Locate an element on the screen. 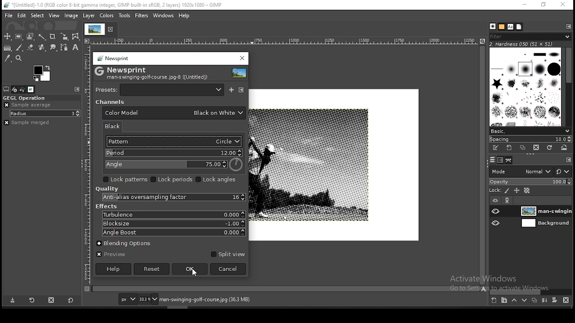 Image resolution: width=575 pixels, height=323 pixels. move layer one step up is located at coordinates (514, 300).